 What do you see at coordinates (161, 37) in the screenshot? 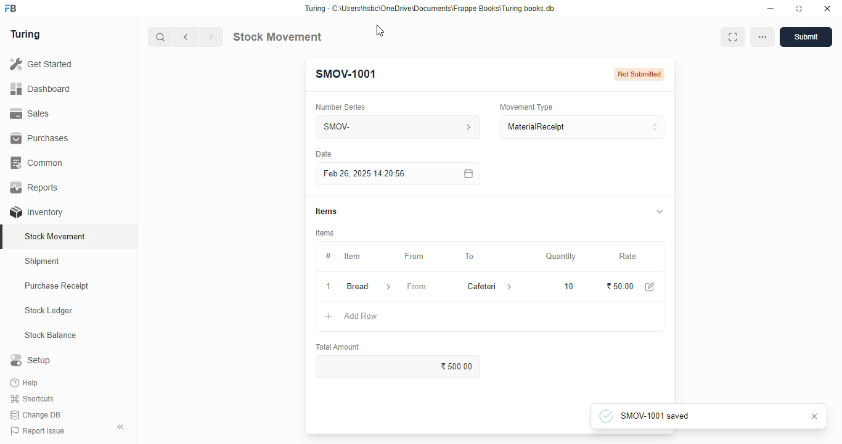
I see `search` at bounding box center [161, 37].